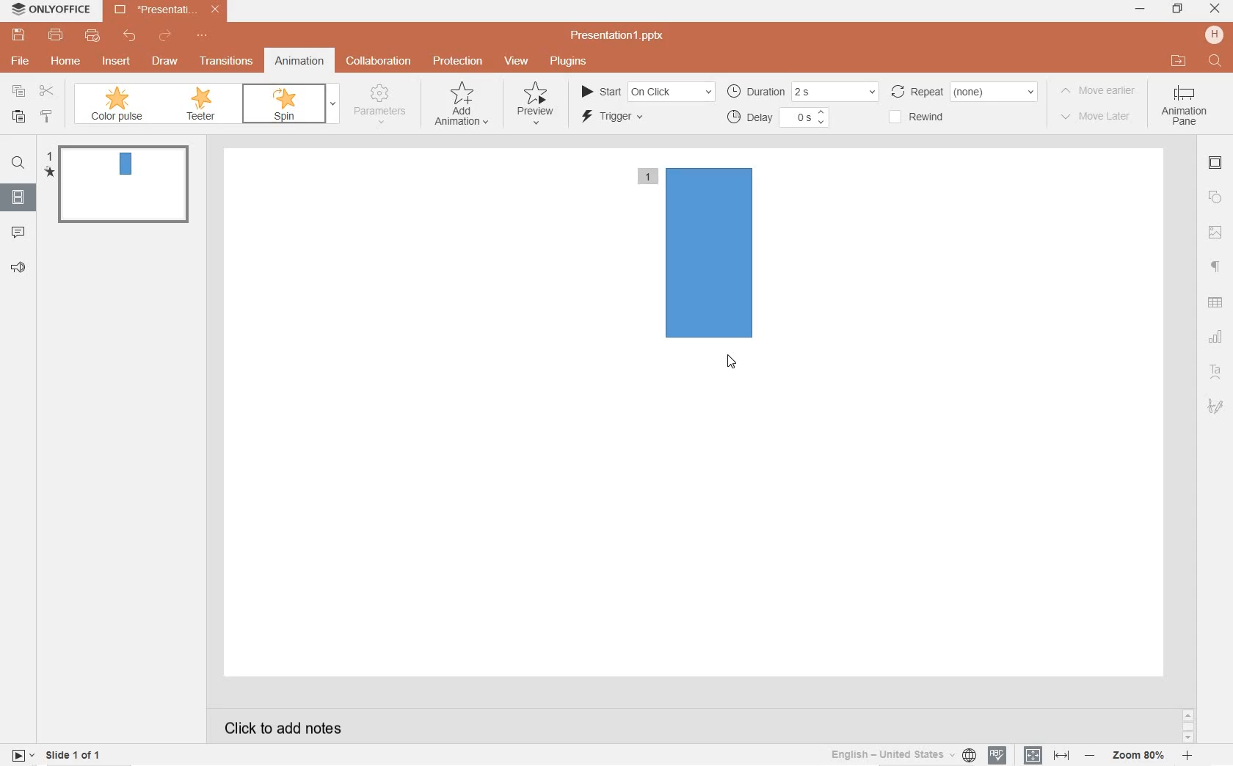  What do you see at coordinates (457, 62) in the screenshot?
I see `protection` at bounding box center [457, 62].